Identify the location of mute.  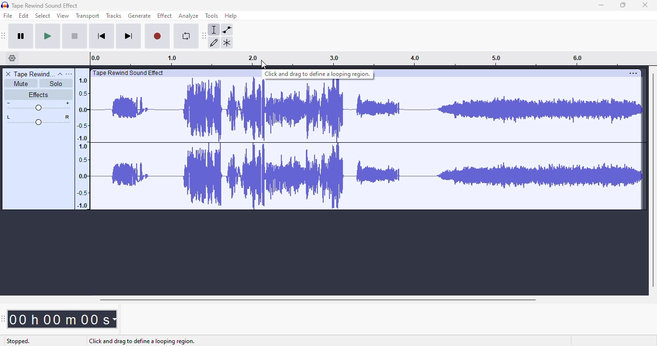
(19, 83).